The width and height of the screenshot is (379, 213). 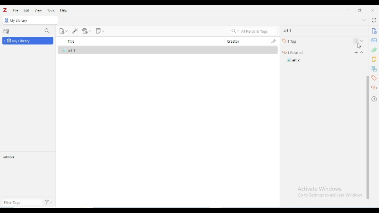 I want to click on notes, so click(x=374, y=59).